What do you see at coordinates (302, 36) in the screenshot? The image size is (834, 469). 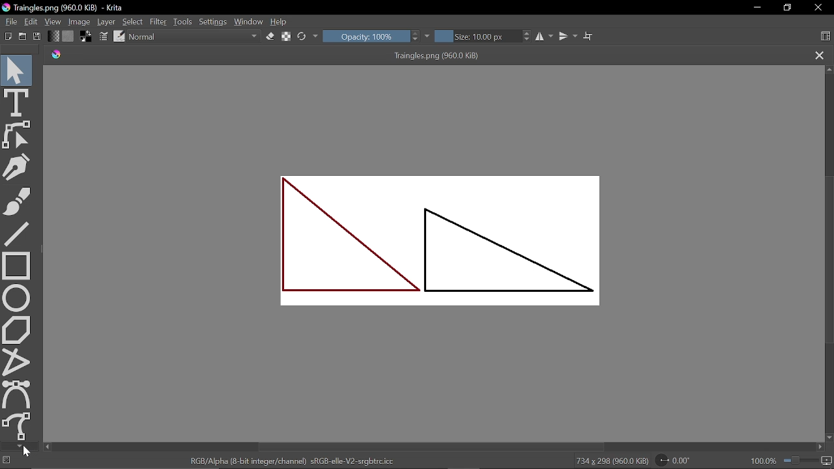 I see `Reload original preset` at bounding box center [302, 36].